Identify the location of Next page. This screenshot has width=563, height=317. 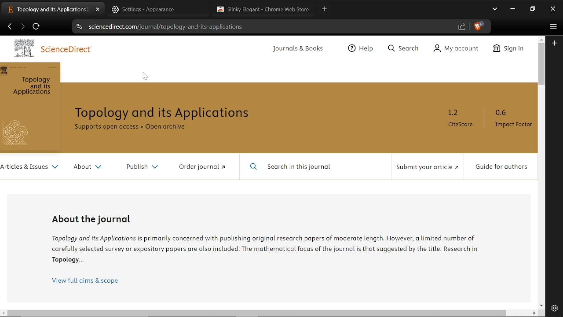
(22, 27).